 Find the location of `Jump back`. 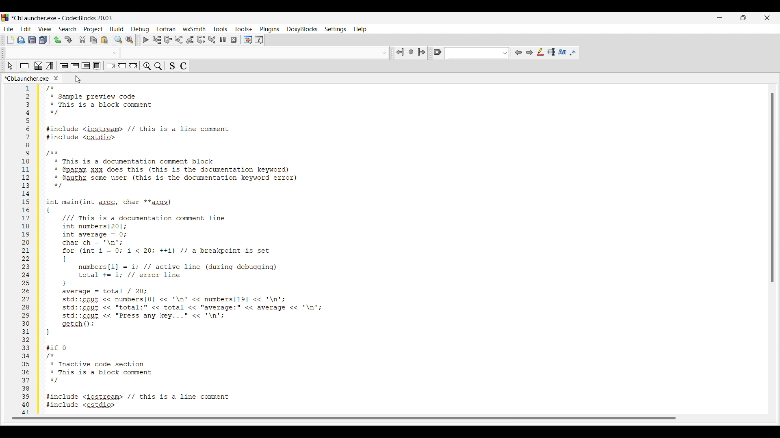

Jump back is located at coordinates (400, 52).